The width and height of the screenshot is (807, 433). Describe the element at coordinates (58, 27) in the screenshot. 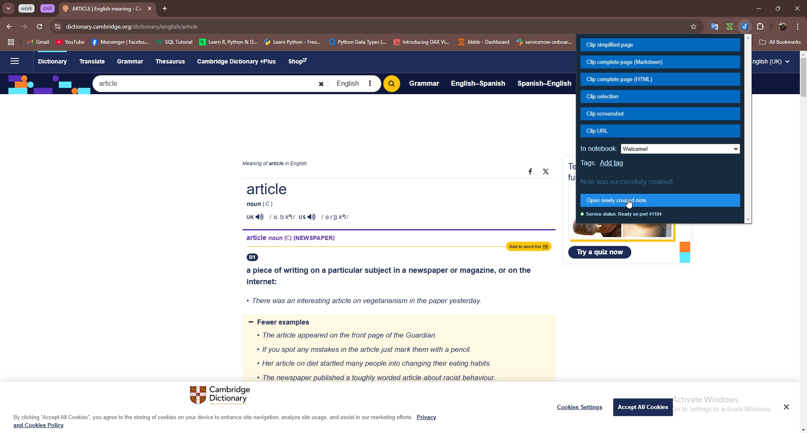

I see `view site info` at that location.